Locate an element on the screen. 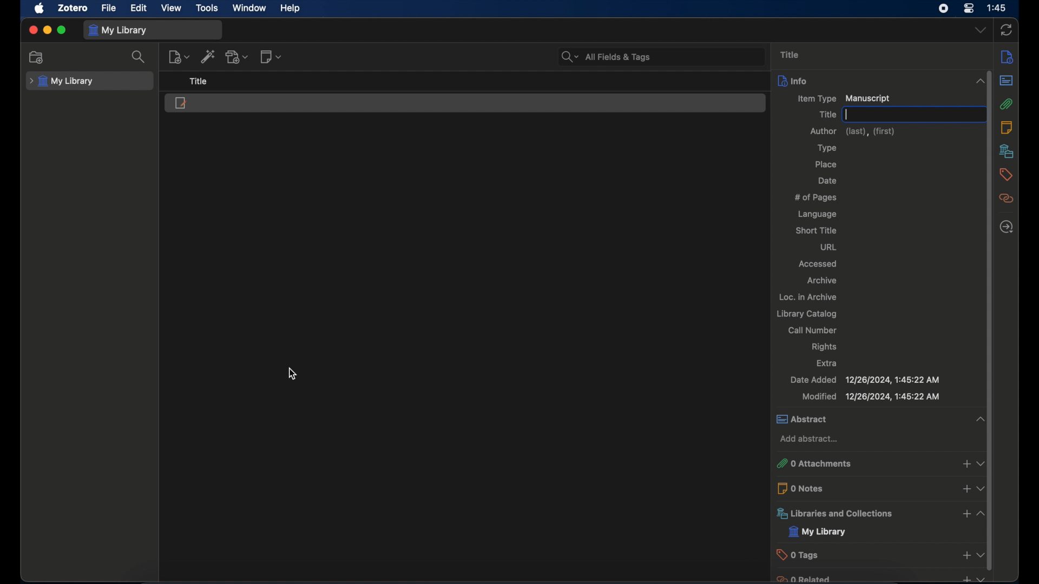 The width and height of the screenshot is (1039, 584). call number is located at coordinates (813, 330).